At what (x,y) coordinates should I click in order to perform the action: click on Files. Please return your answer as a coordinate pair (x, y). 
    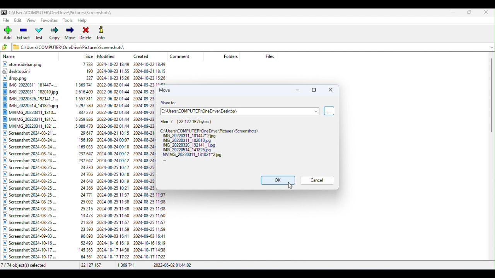
    Looking at the image, I should click on (270, 56).